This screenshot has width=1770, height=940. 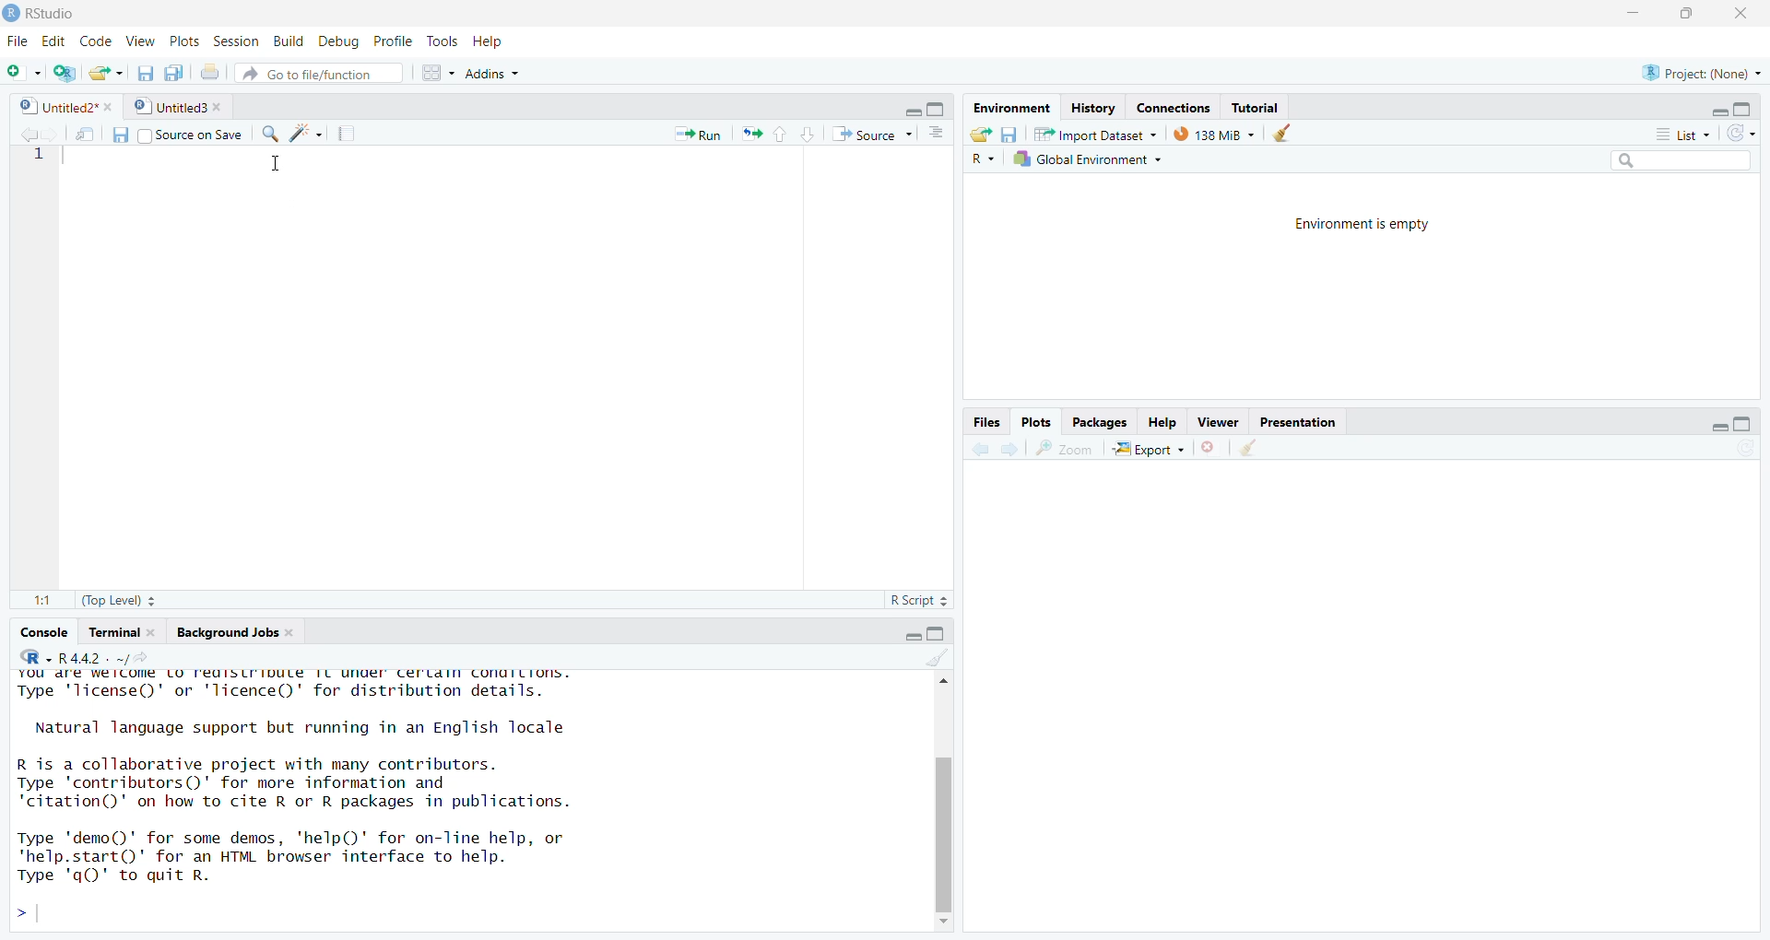 I want to click on Plots, so click(x=1027, y=424).